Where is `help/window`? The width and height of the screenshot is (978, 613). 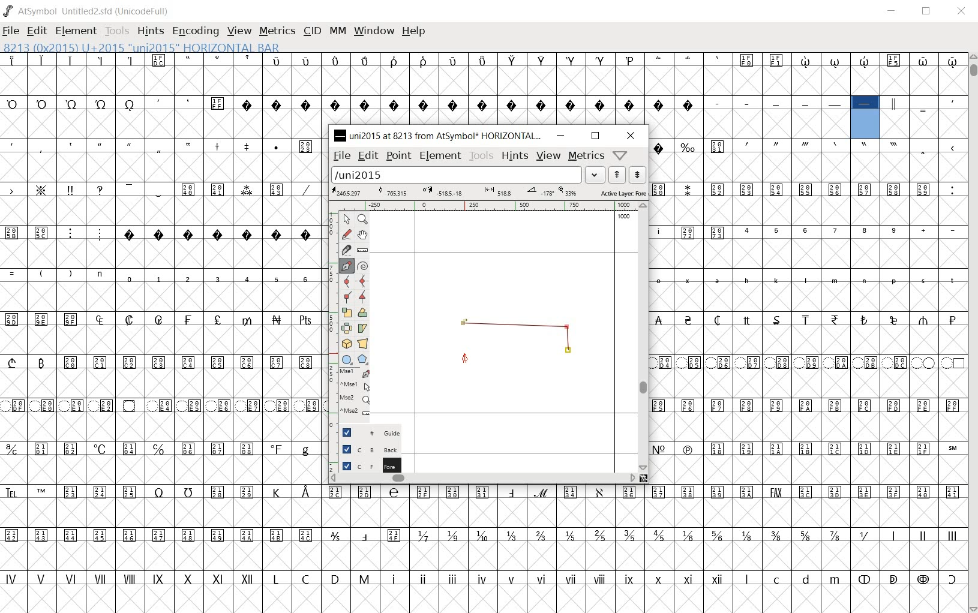
help/window is located at coordinates (619, 155).